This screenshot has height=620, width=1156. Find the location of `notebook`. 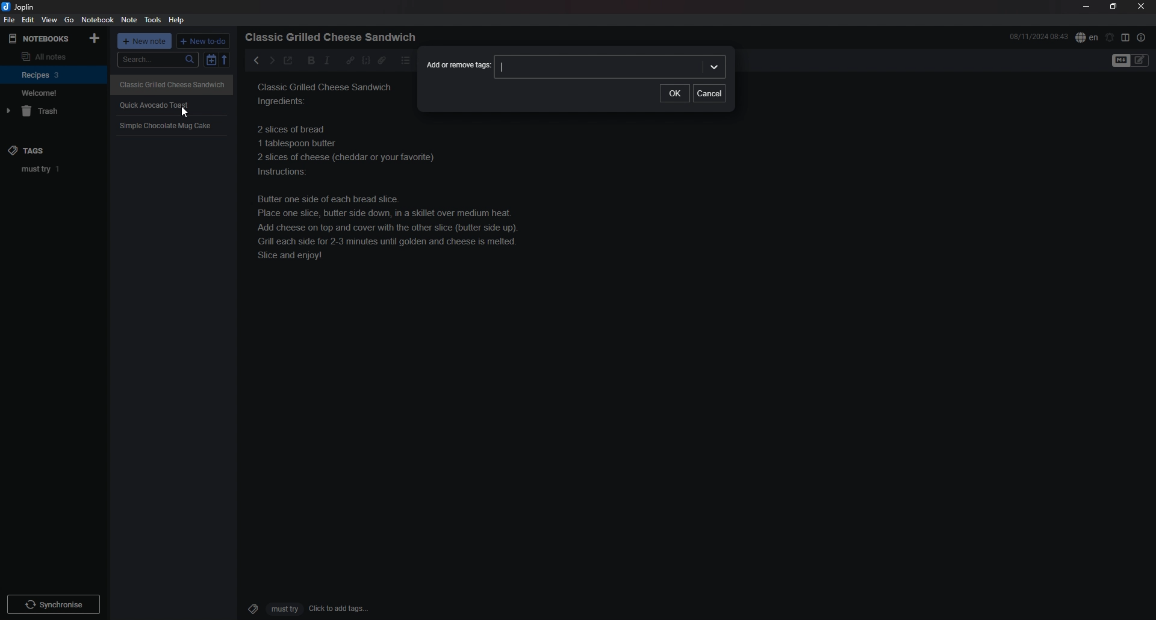

notebook is located at coordinates (53, 93).